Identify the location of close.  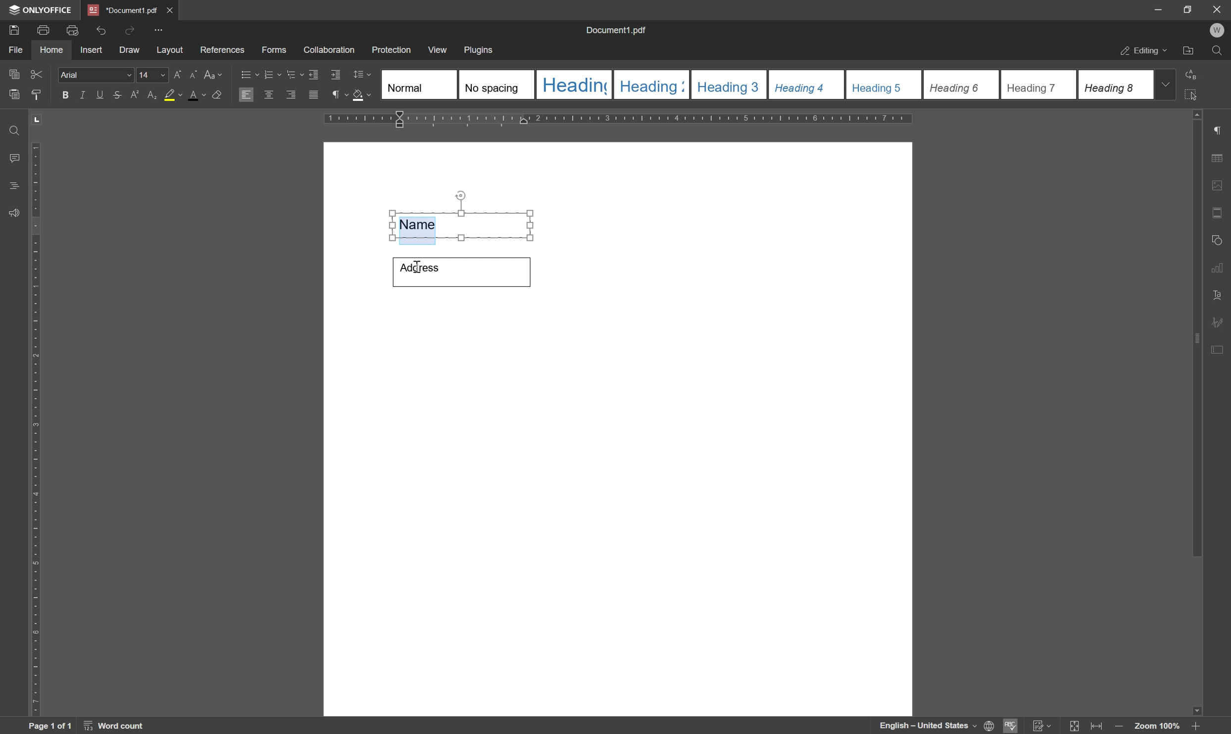
(171, 8).